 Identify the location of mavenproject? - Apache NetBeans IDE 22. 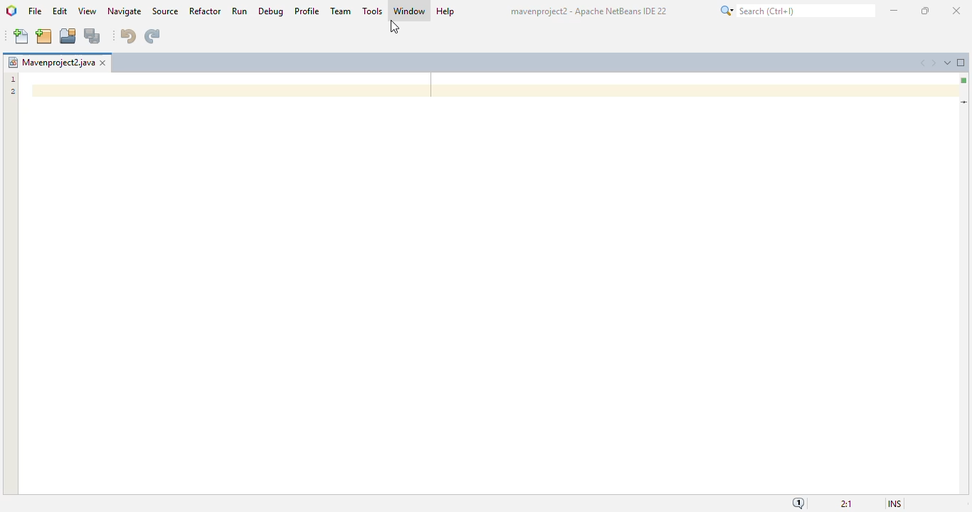
(589, 14).